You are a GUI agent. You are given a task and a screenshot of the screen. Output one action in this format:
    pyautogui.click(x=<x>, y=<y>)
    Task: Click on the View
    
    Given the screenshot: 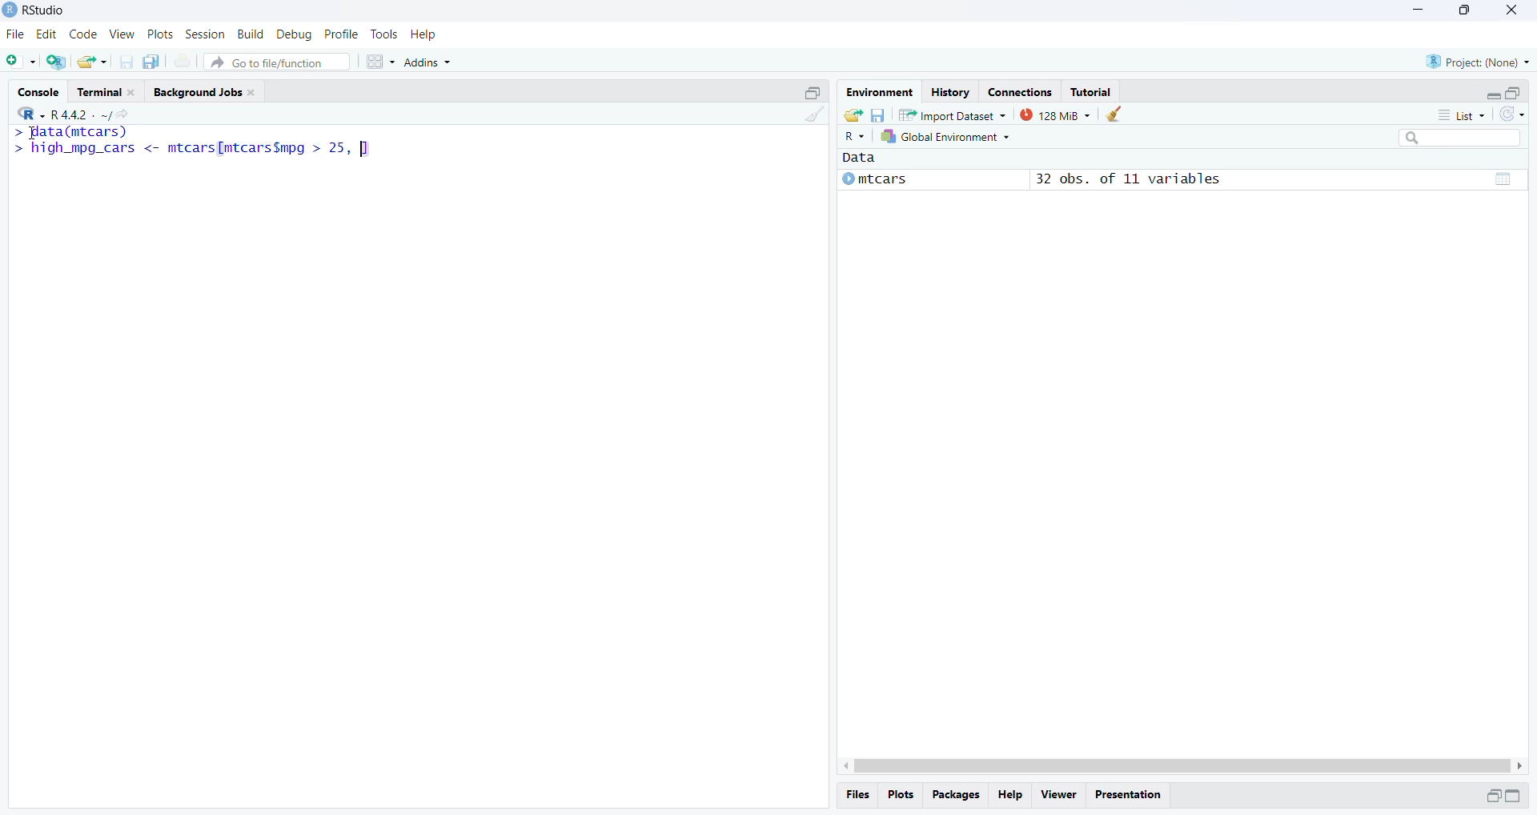 What is the action you would take?
    pyautogui.click(x=122, y=34)
    